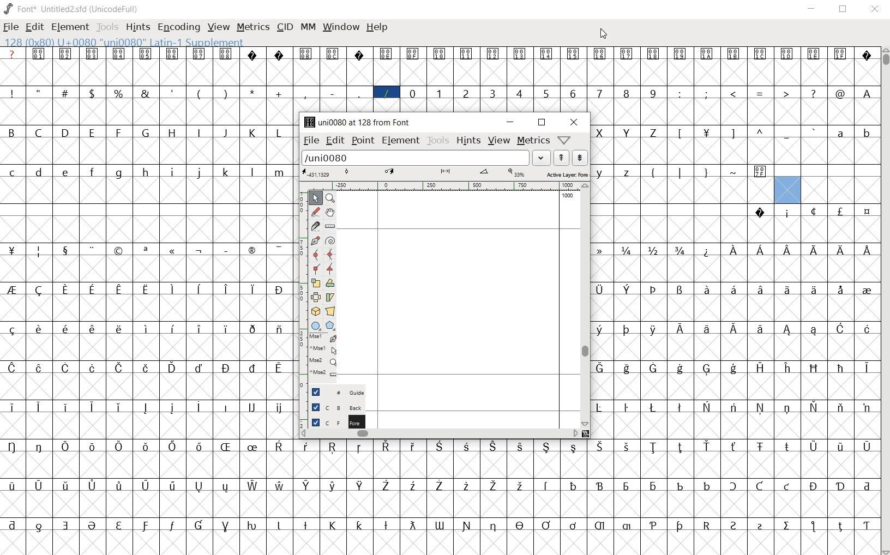 This screenshot has width=890, height=555. What do you see at coordinates (626, 54) in the screenshot?
I see `glyph` at bounding box center [626, 54].